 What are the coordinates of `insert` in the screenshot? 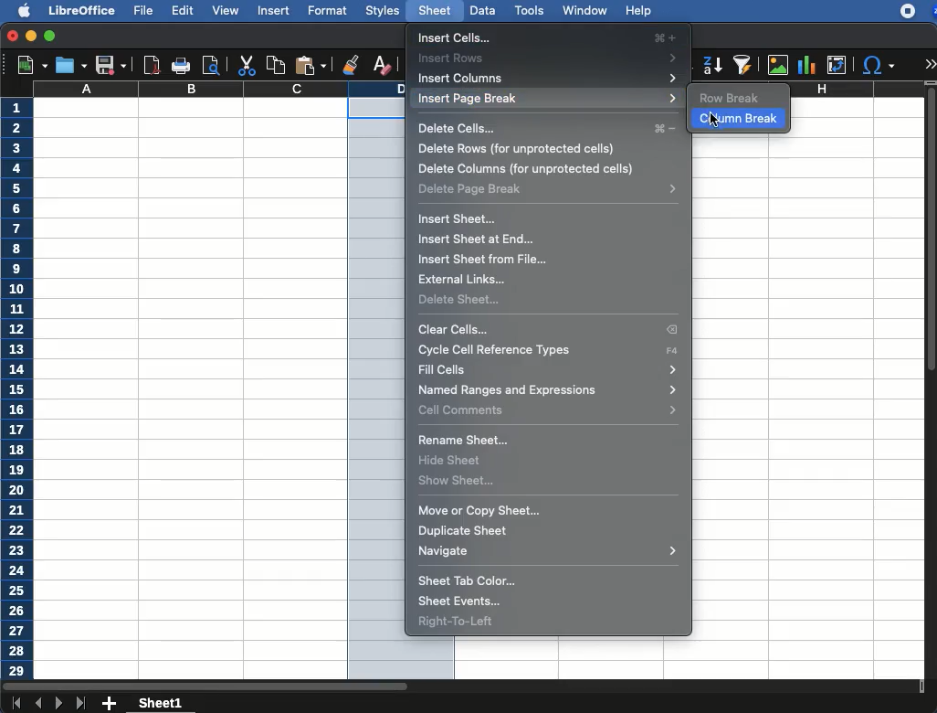 It's located at (273, 12).